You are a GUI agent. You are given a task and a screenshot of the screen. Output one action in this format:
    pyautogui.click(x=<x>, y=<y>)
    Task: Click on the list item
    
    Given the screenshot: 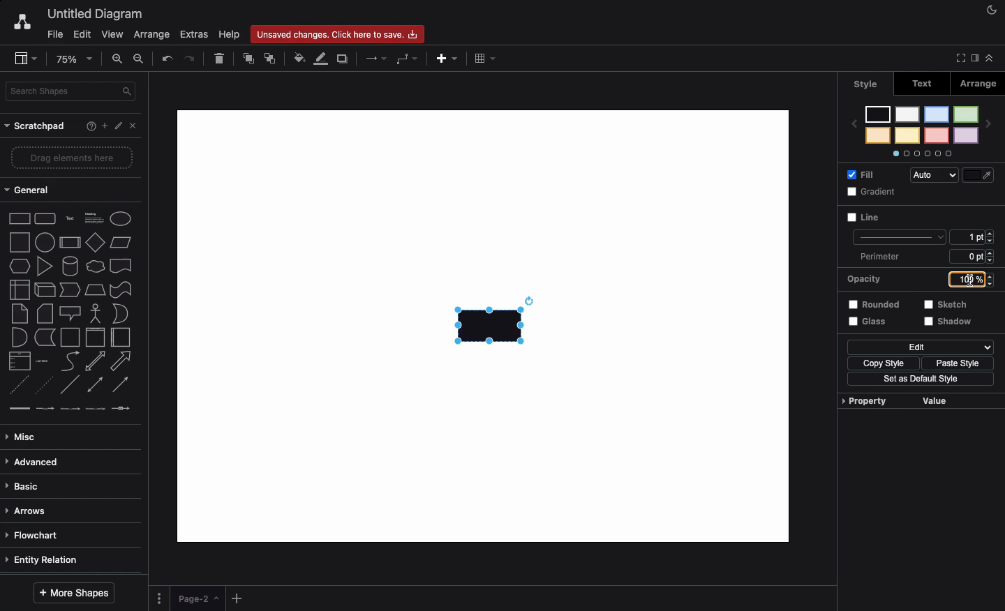 What is the action you would take?
    pyautogui.click(x=43, y=360)
    